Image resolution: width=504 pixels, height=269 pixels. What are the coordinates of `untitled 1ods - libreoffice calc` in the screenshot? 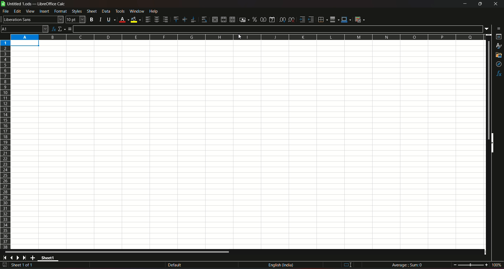 It's located at (38, 4).